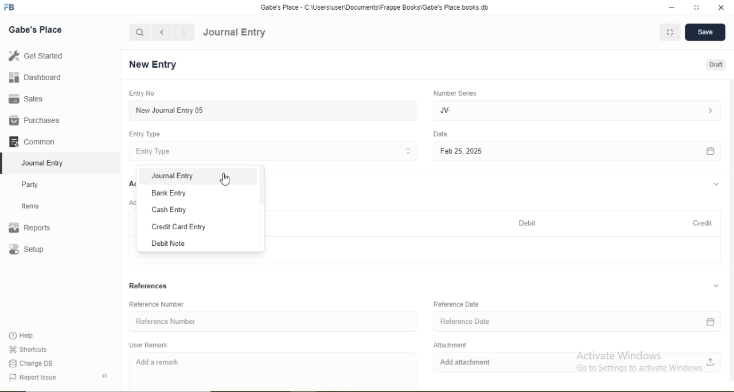 The width and height of the screenshot is (734, 392). Describe the element at coordinates (448, 344) in the screenshot. I see `Attachment` at that location.